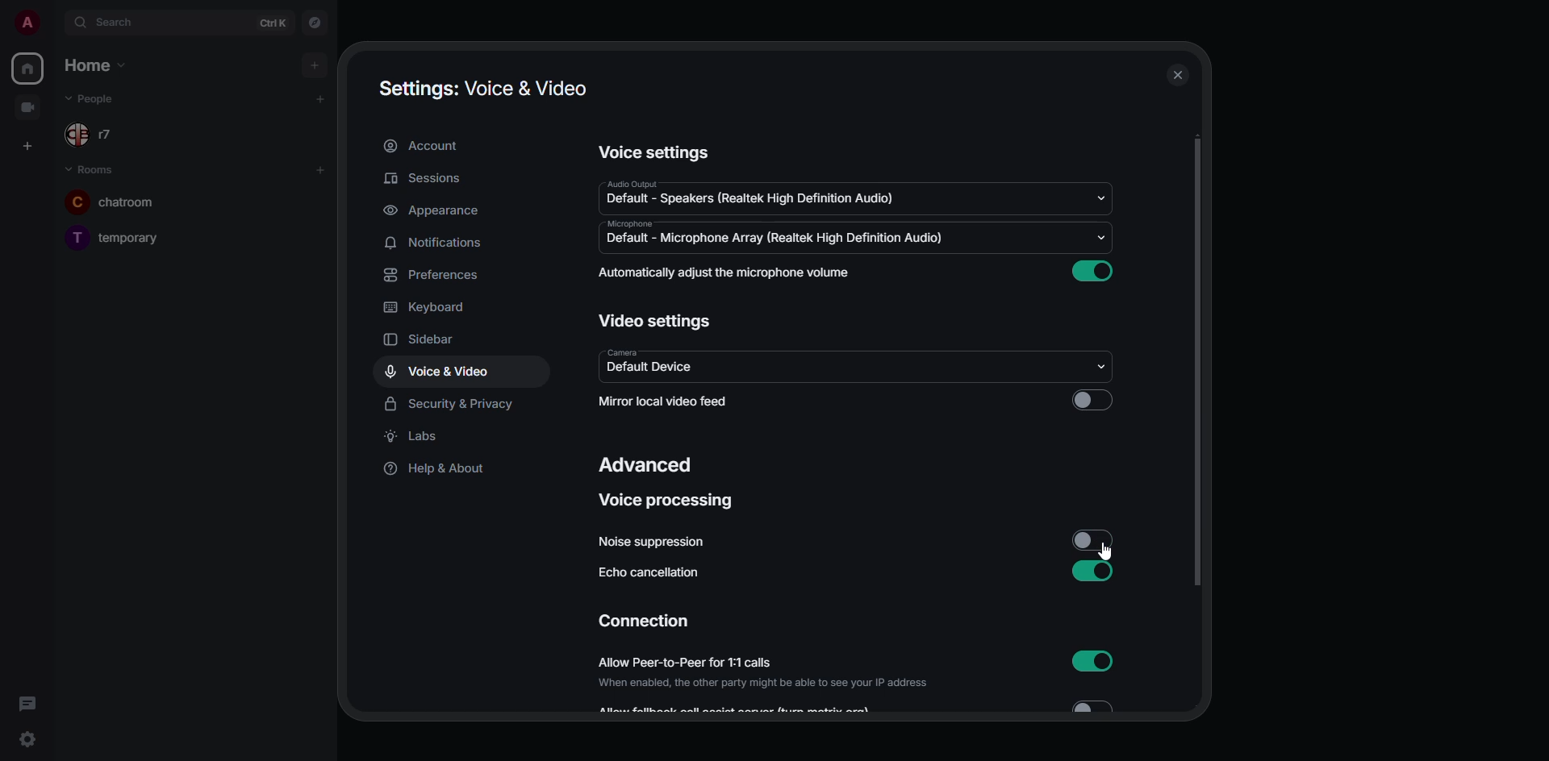 The height and width of the screenshot is (761, 1549). What do you see at coordinates (415, 436) in the screenshot?
I see `labs` at bounding box center [415, 436].